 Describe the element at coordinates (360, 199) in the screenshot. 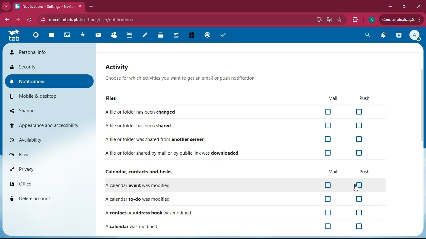

I see `off` at that location.